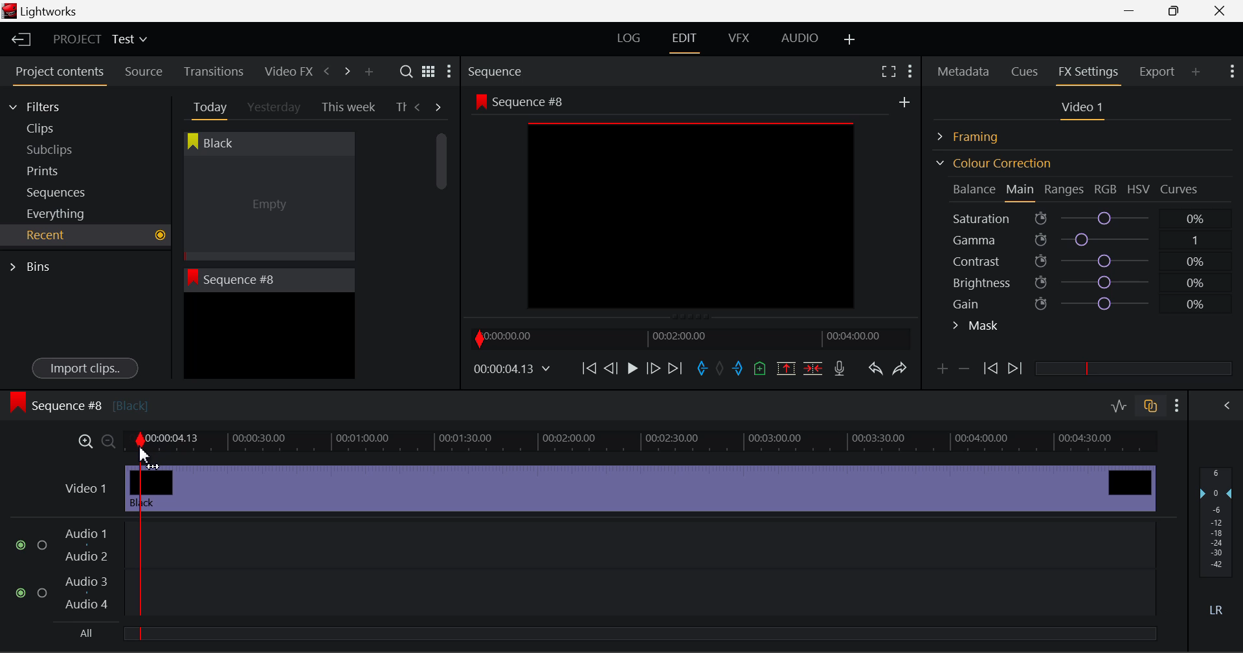 The width and height of the screenshot is (1243, 653). I want to click on Show Settings, so click(909, 69).